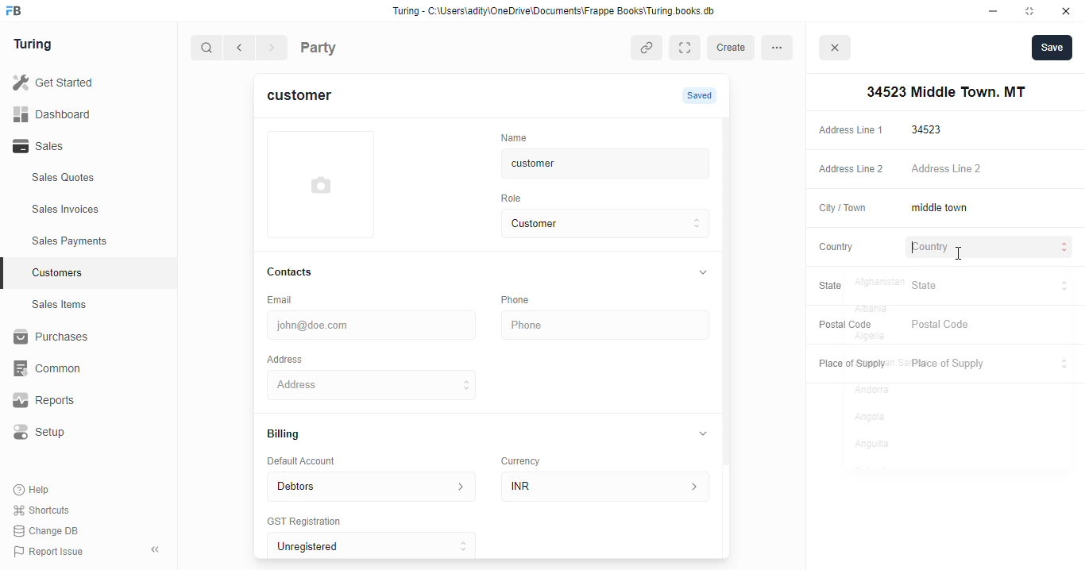  I want to click on create, so click(733, 48).